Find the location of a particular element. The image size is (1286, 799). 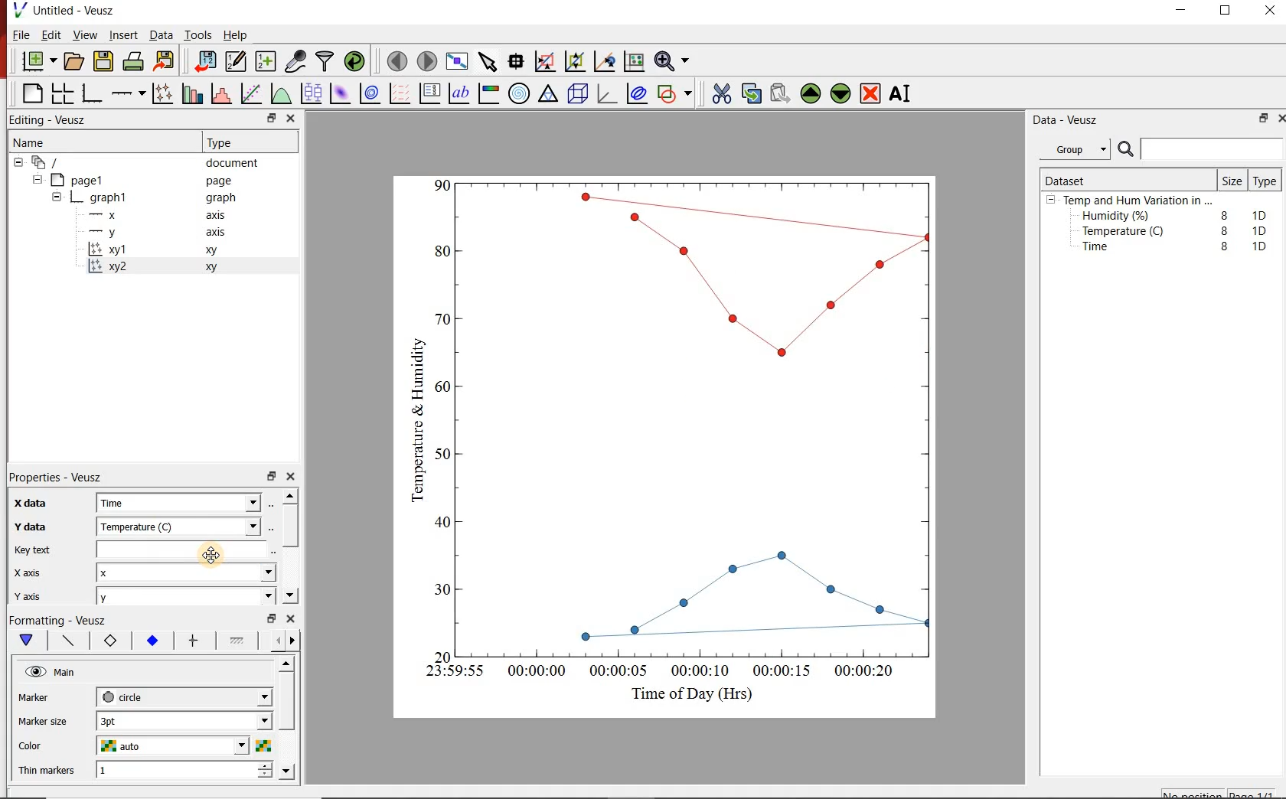

add an axis to a plot is located at coordinates (129, 92).